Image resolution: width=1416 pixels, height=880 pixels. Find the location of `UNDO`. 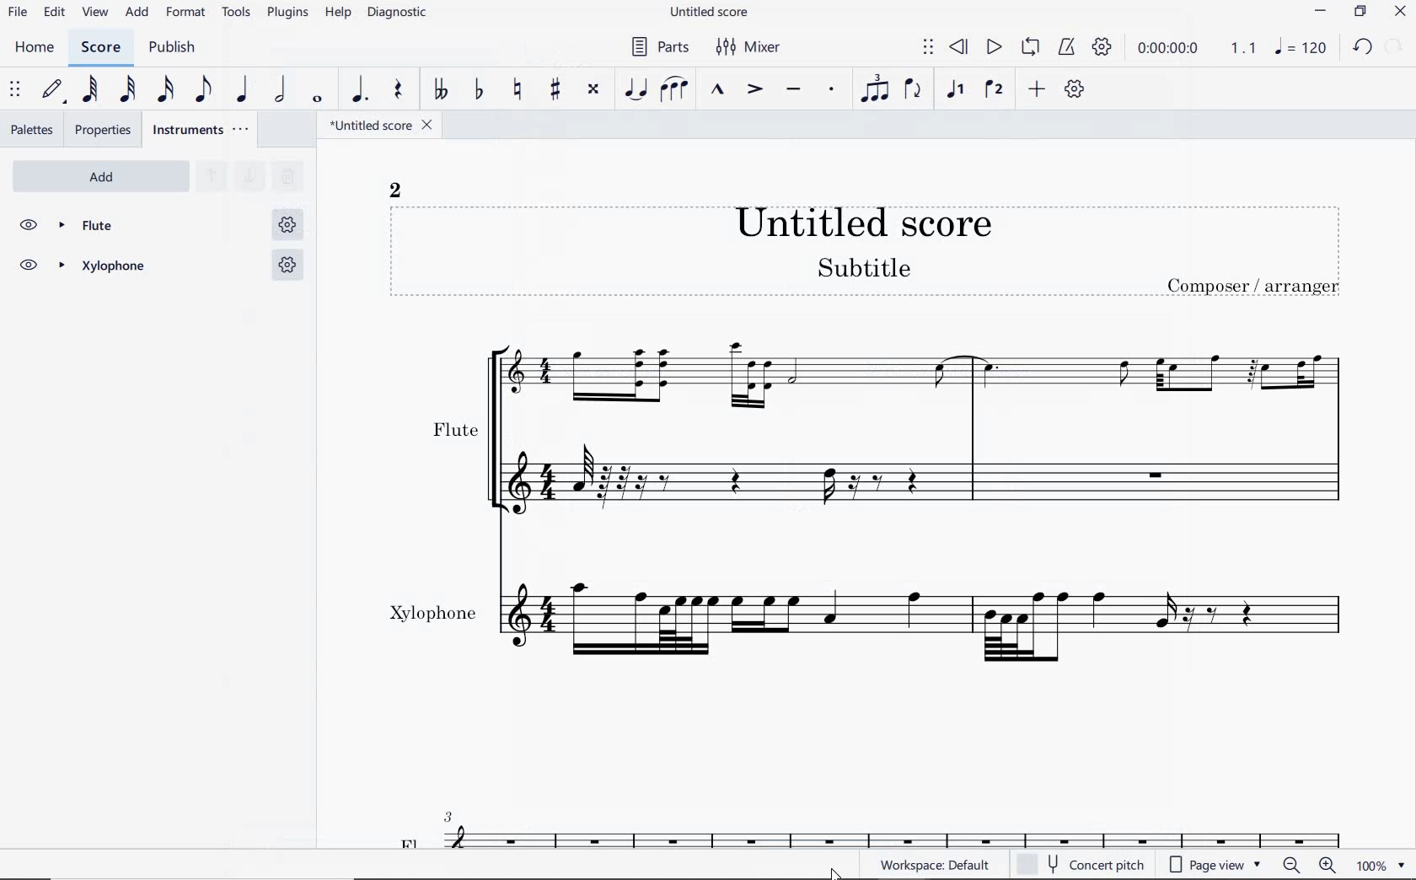

UNDO is located at coordinates (1361, 48).